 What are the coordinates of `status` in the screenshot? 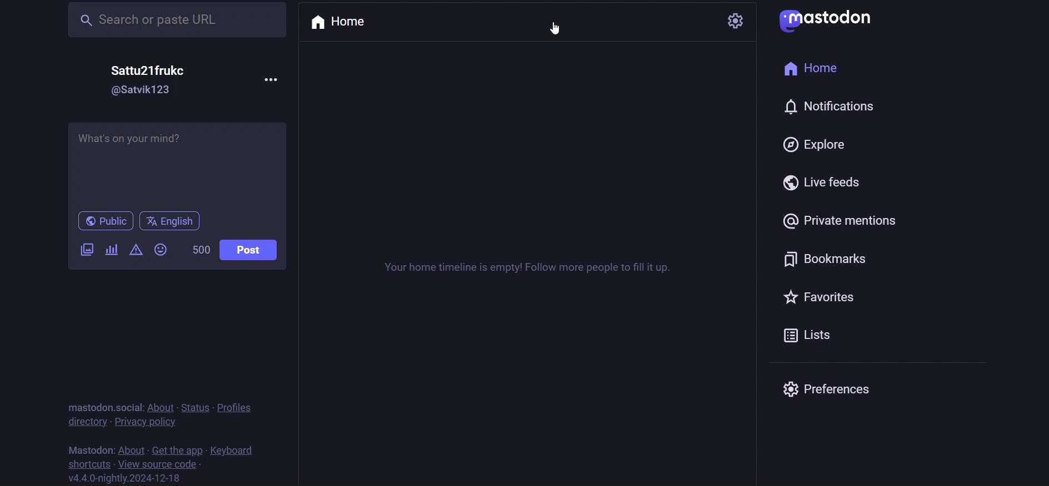 It's located at (194, 407).